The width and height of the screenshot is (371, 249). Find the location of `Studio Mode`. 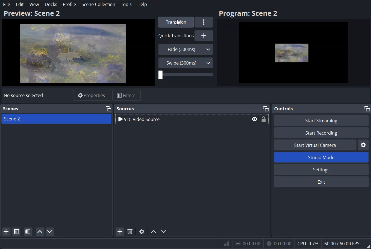

Studio Mode is located at coordinates (322, 157).